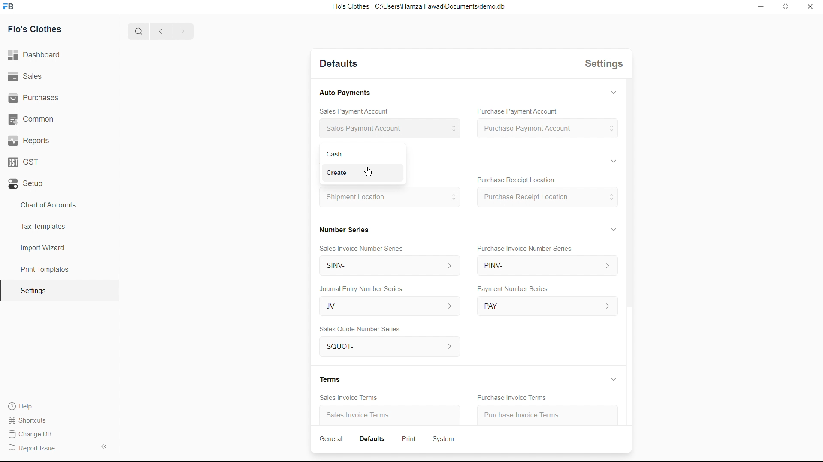 This screenshot has width=823, height=462. I want to click on SQuOT- >, so click(388, 347).